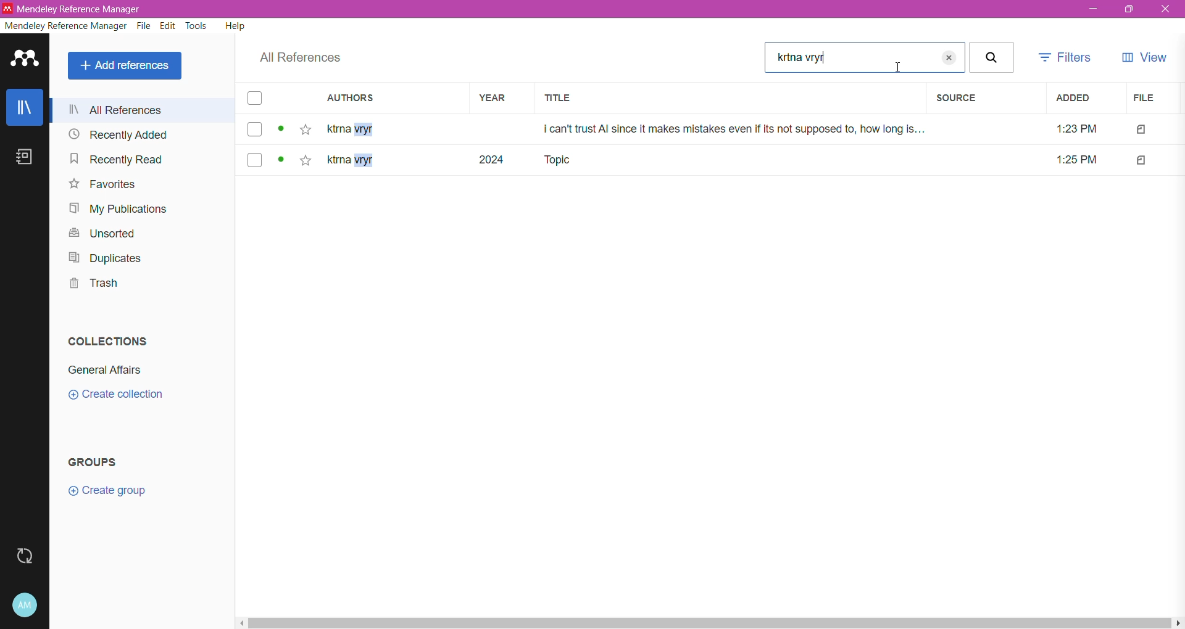 Image resolution: width=1185 pixels, height=629 pixels. Describe the element at coordinates (281, 160) in the screenshot. I see `view status of the file` at that location.